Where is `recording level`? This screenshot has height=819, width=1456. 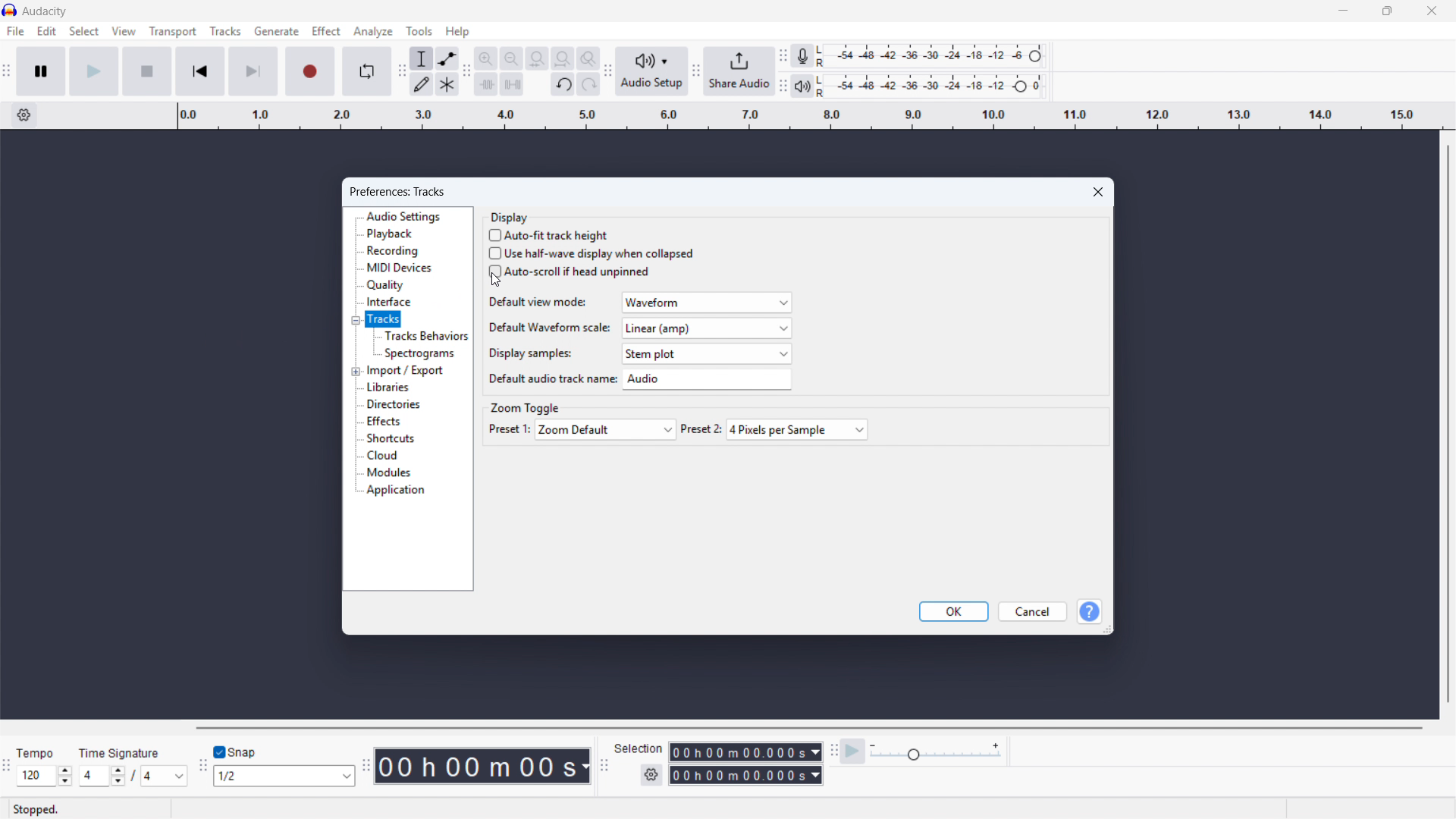
recording level is located at coordinates (934, 56).